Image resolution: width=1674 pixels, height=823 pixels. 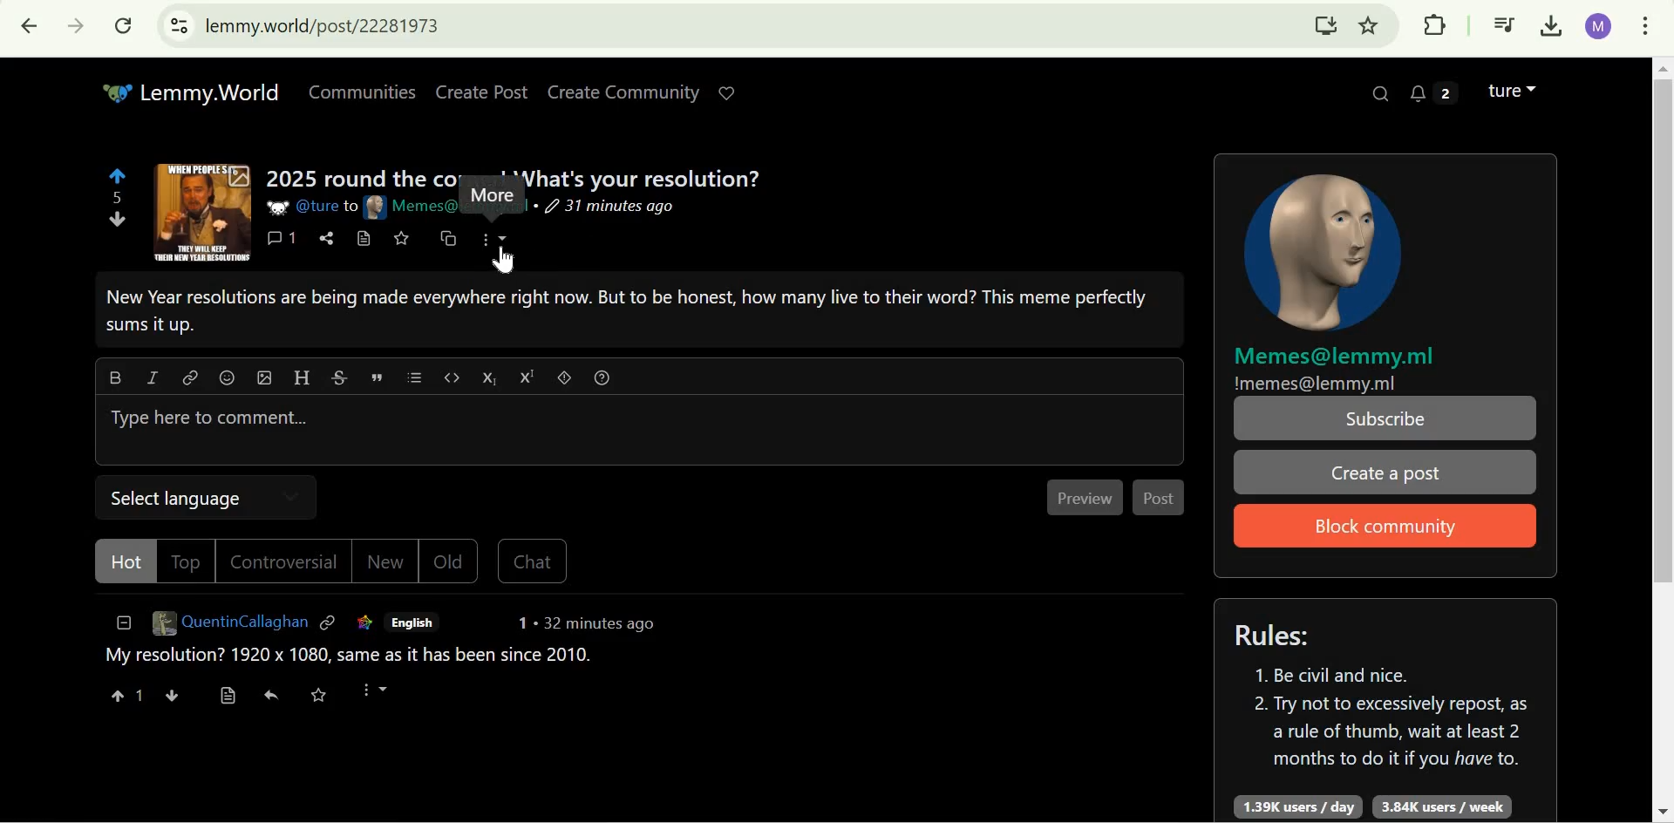 I want to click on 1 upvote, so click(x=127, y=695).